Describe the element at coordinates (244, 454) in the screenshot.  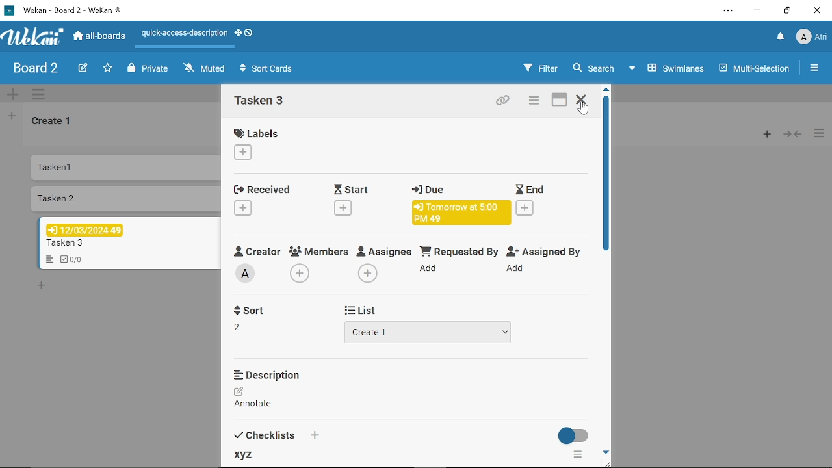
I see `xyz` at that location.